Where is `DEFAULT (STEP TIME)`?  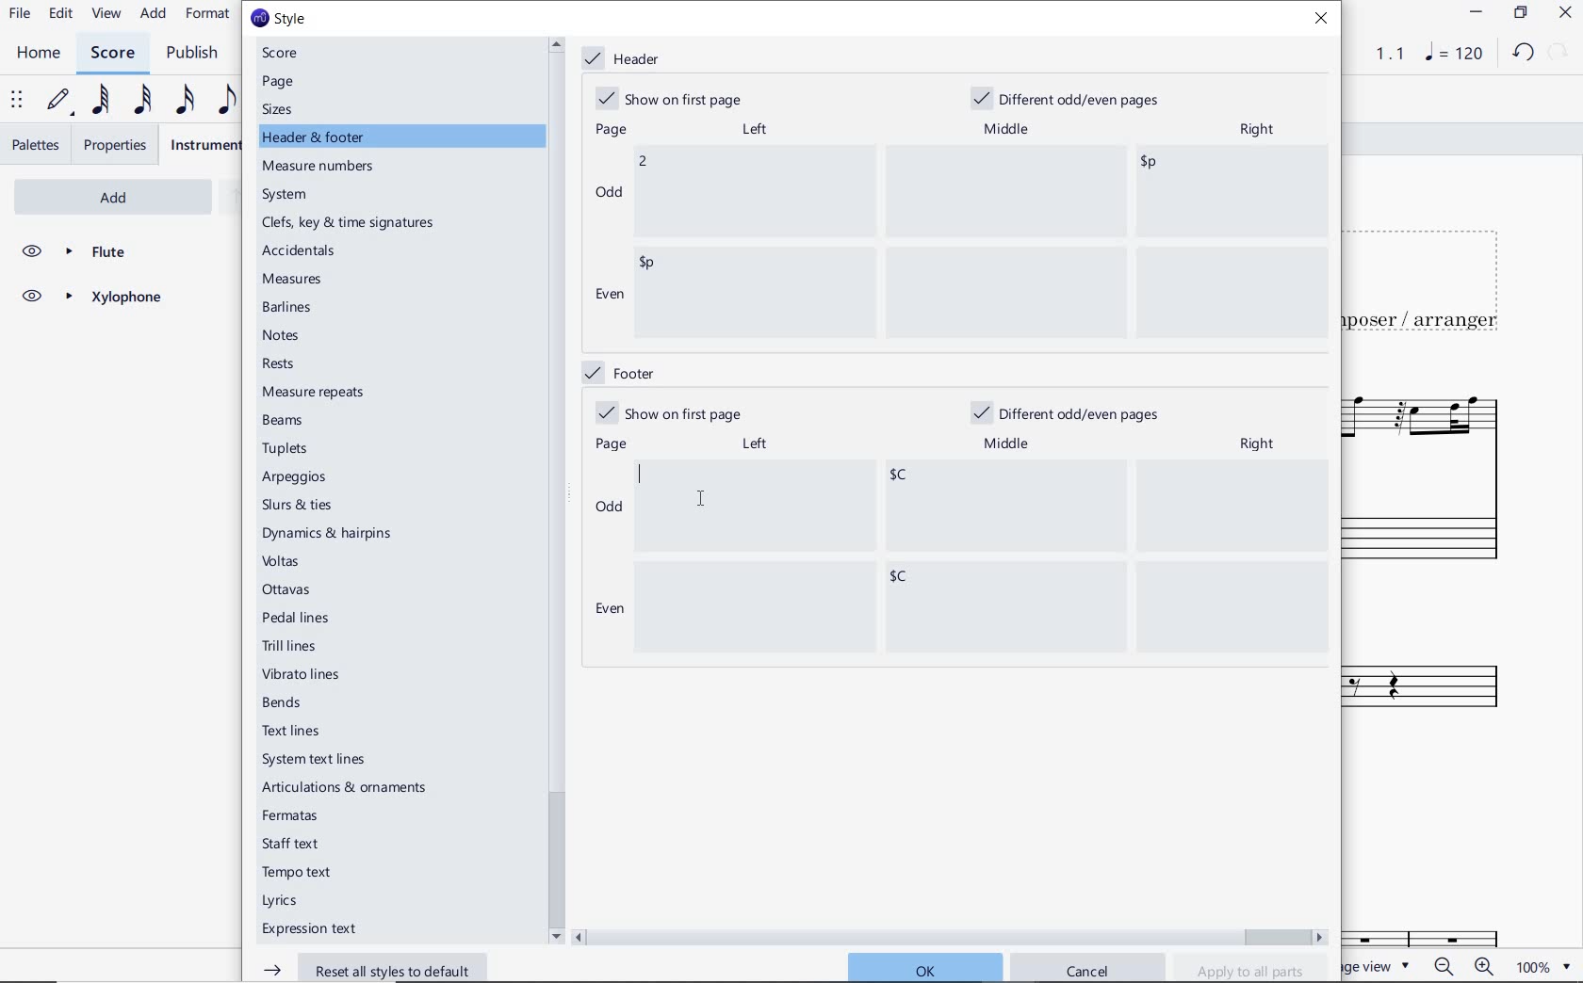
DEFAULT (STEP TIME) is located at coordinates (59, 103).